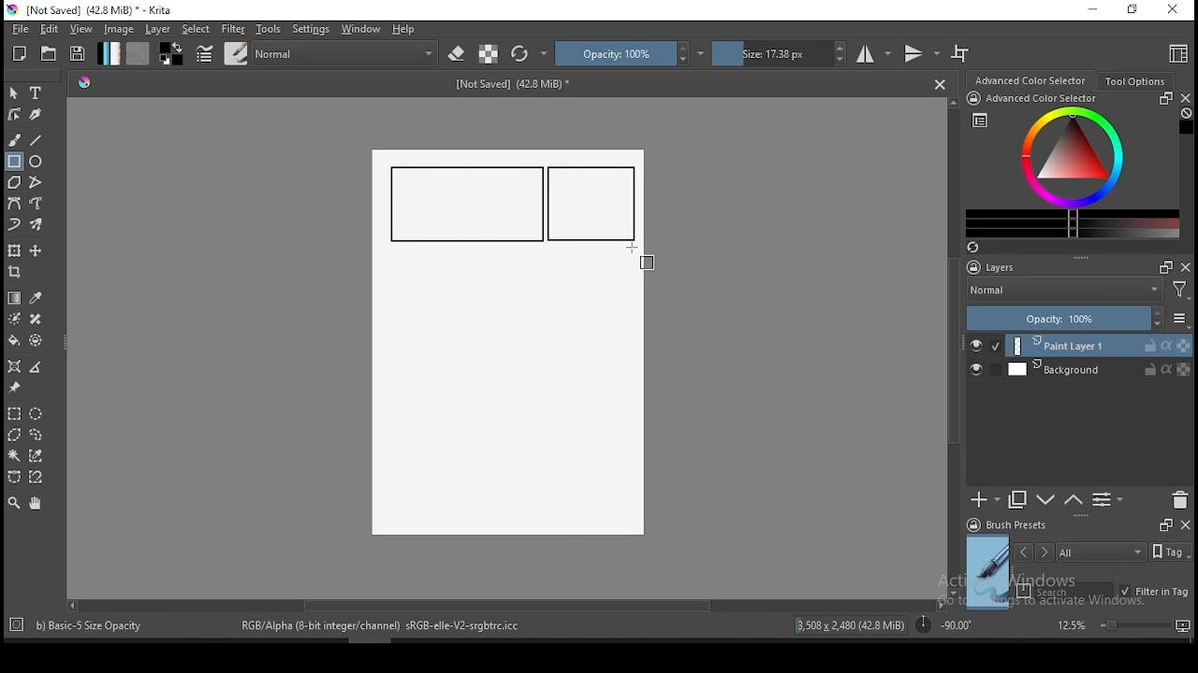 The width and height of the screenshot is (1198, 673). Describe the element at coordinates (14, 93) in the screenshot. I see `select shapes tool` at that location.